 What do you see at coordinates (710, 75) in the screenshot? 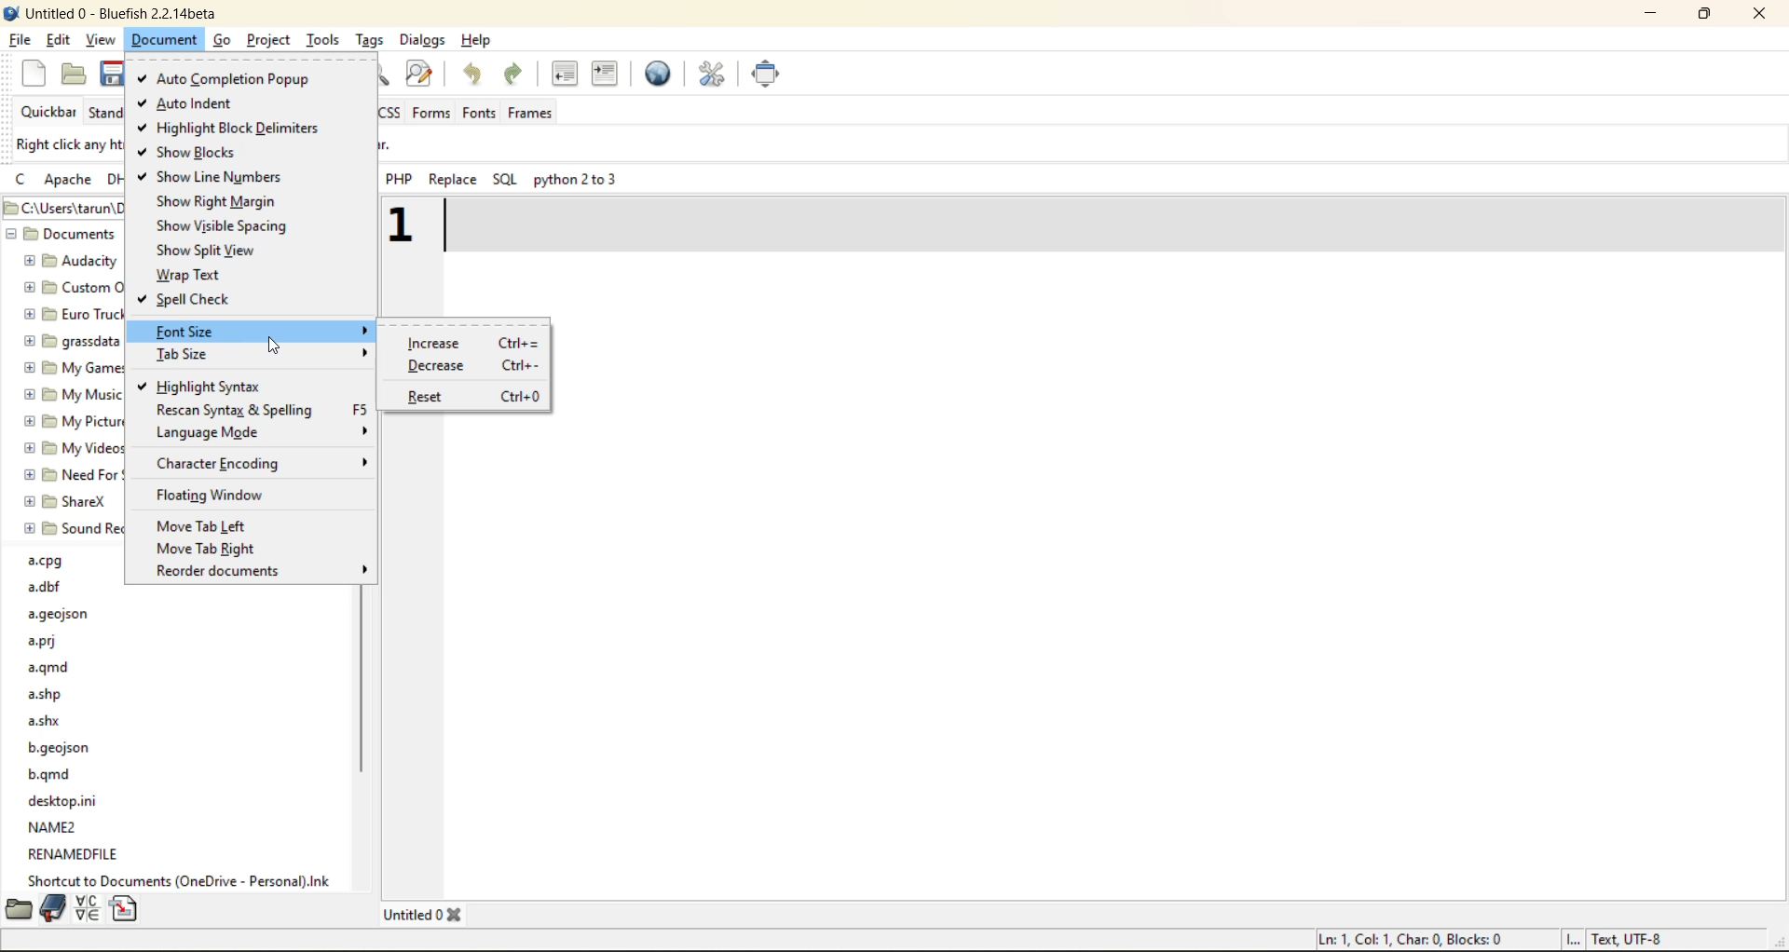
I see `edit preferences` at bounding box center [710, 75].